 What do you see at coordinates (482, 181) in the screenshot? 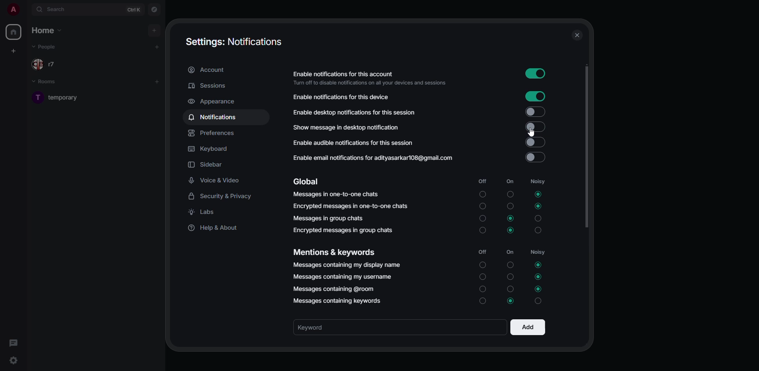
I see `off` at bounding box center [482, 181].